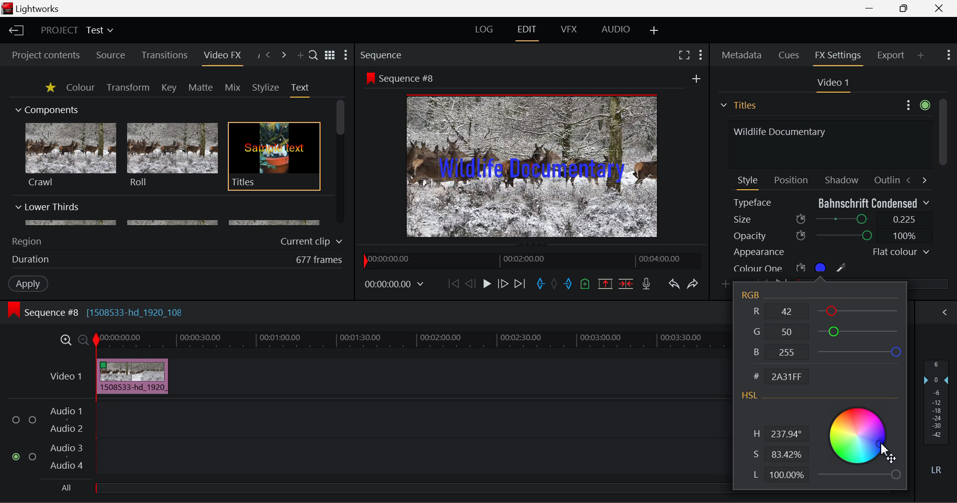  I want to click on G, so click(826, 330).